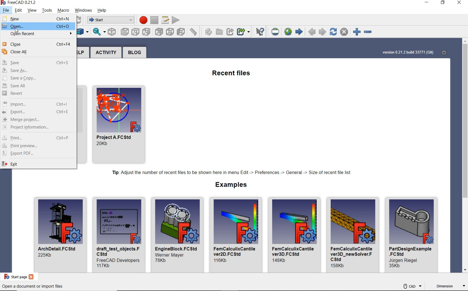 Image resolution: width=468 pixels, height=291 pixels. I want to click on DIMENSION, so click(450, 287).